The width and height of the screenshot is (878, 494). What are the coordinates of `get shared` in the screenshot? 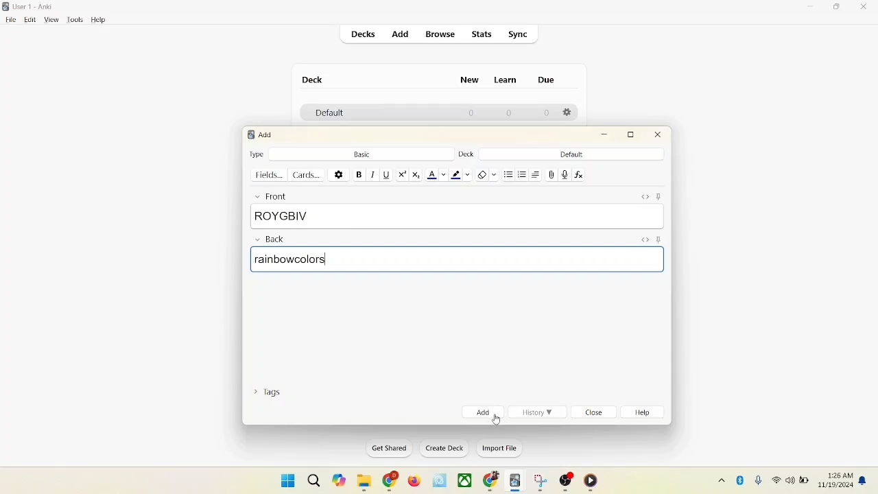 It's located at (385, 448).